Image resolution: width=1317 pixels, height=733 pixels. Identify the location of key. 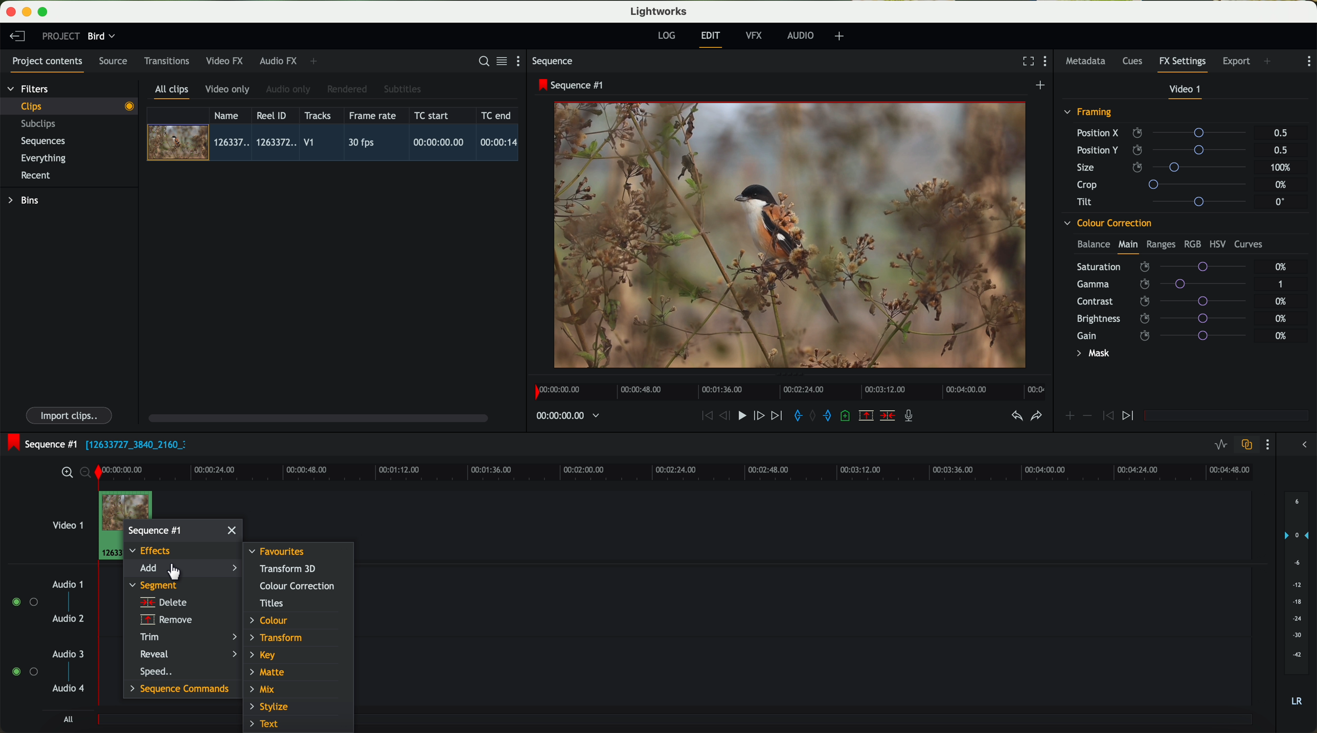
(264, 655).